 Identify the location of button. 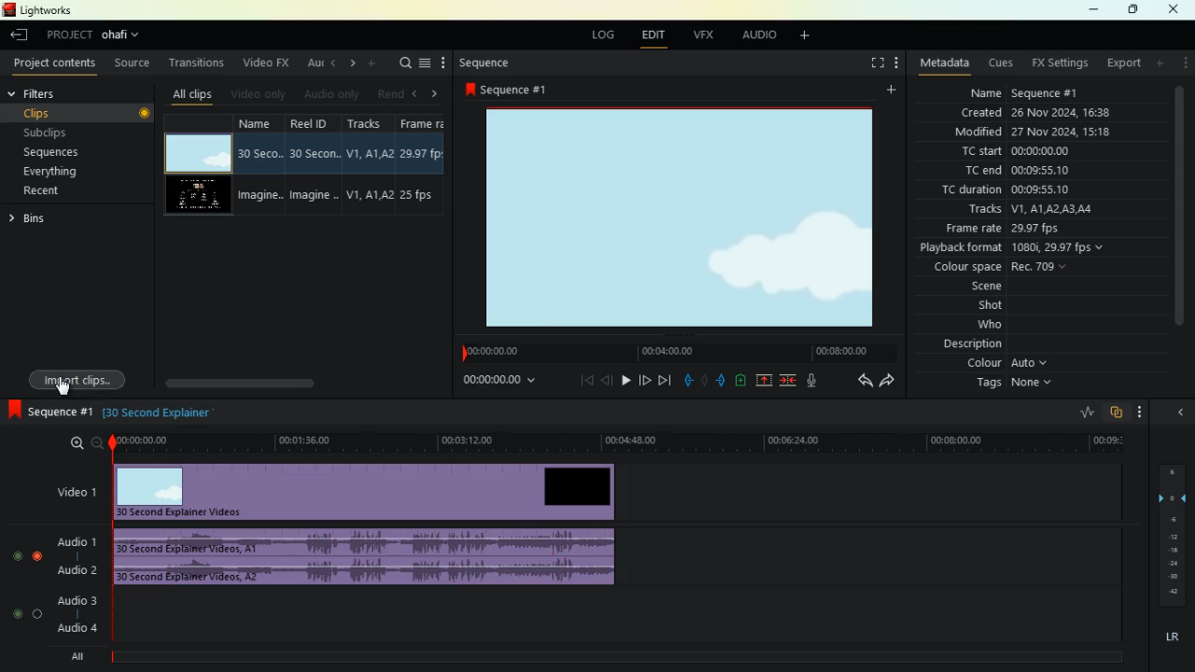
(140, 113).